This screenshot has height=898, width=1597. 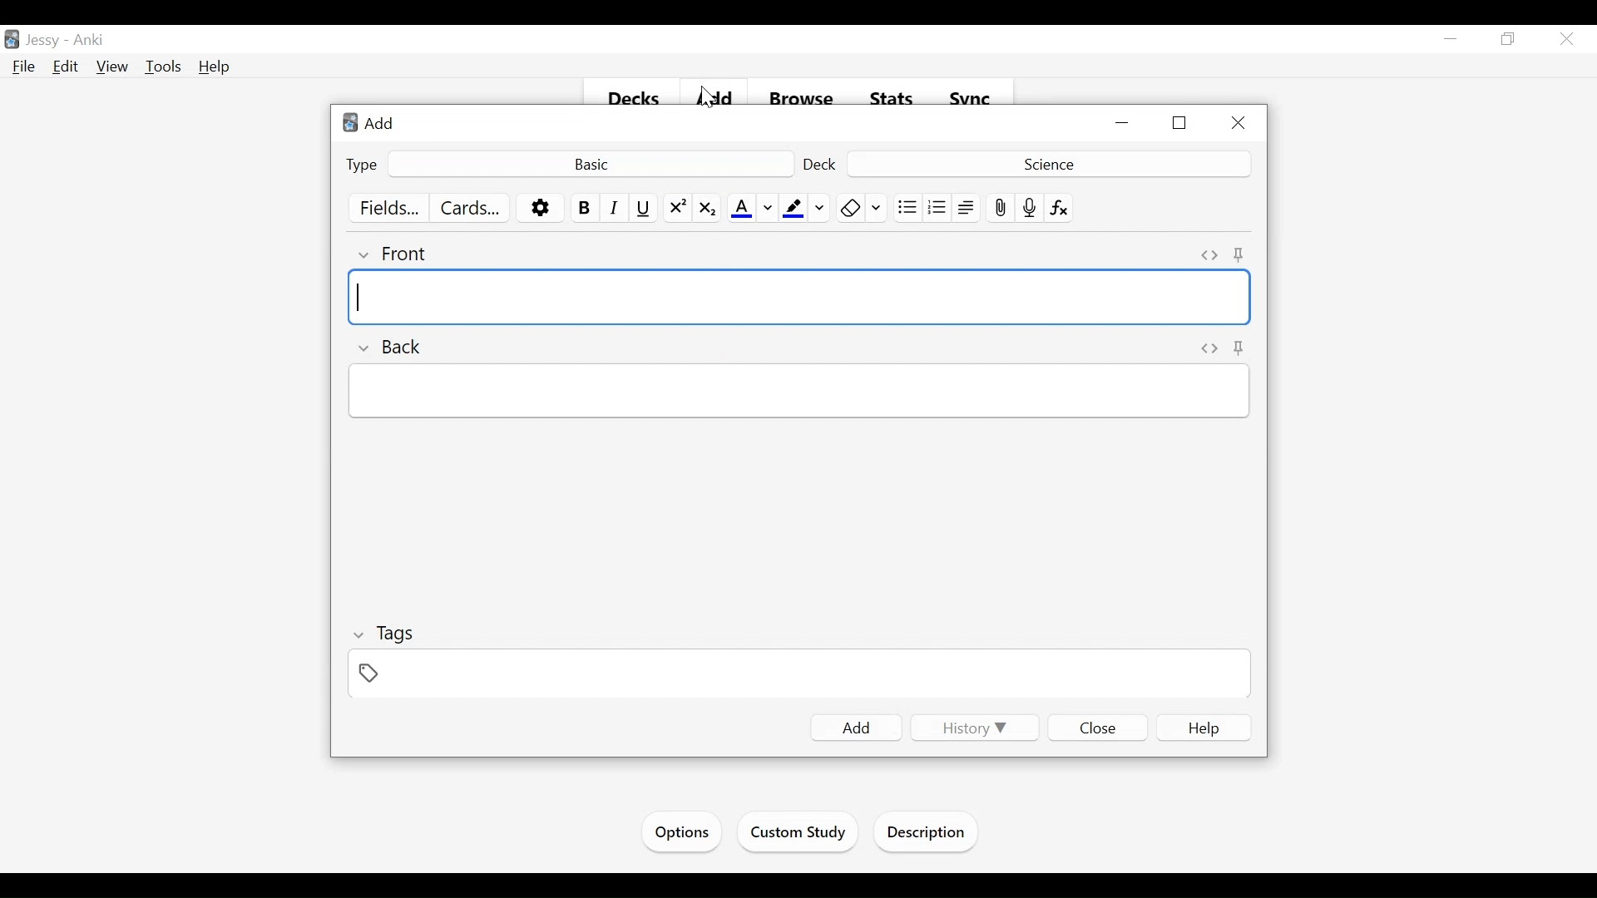 What do you see at coordinates (373, 122) in the screenshot?
I see `Add` at bounding box center [373, 122].